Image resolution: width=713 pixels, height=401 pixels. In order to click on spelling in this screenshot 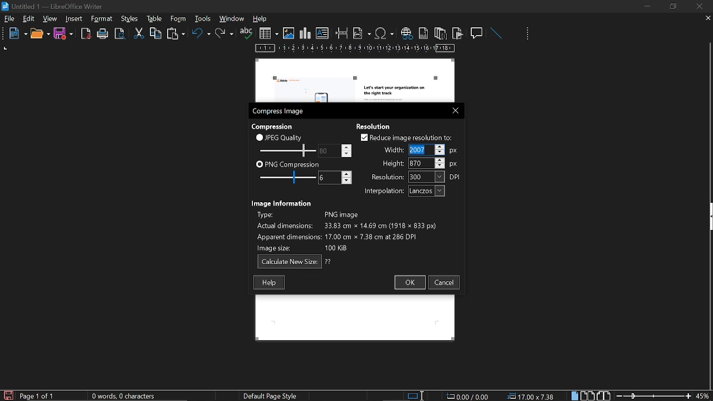, I will do `click(246, 33)`.